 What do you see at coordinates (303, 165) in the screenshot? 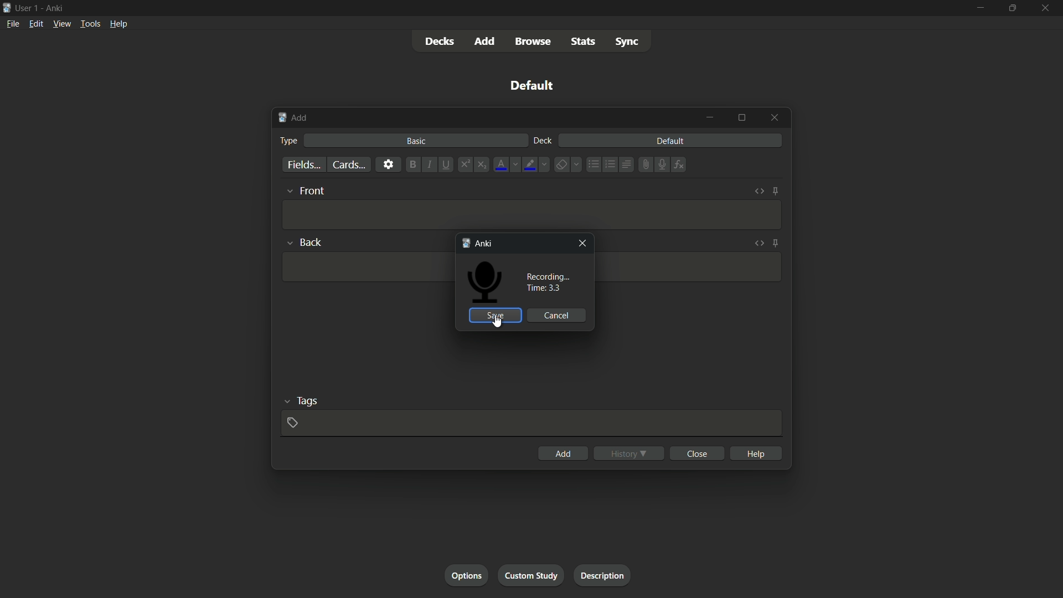
I see `fields` at bounding box center [303, 165].